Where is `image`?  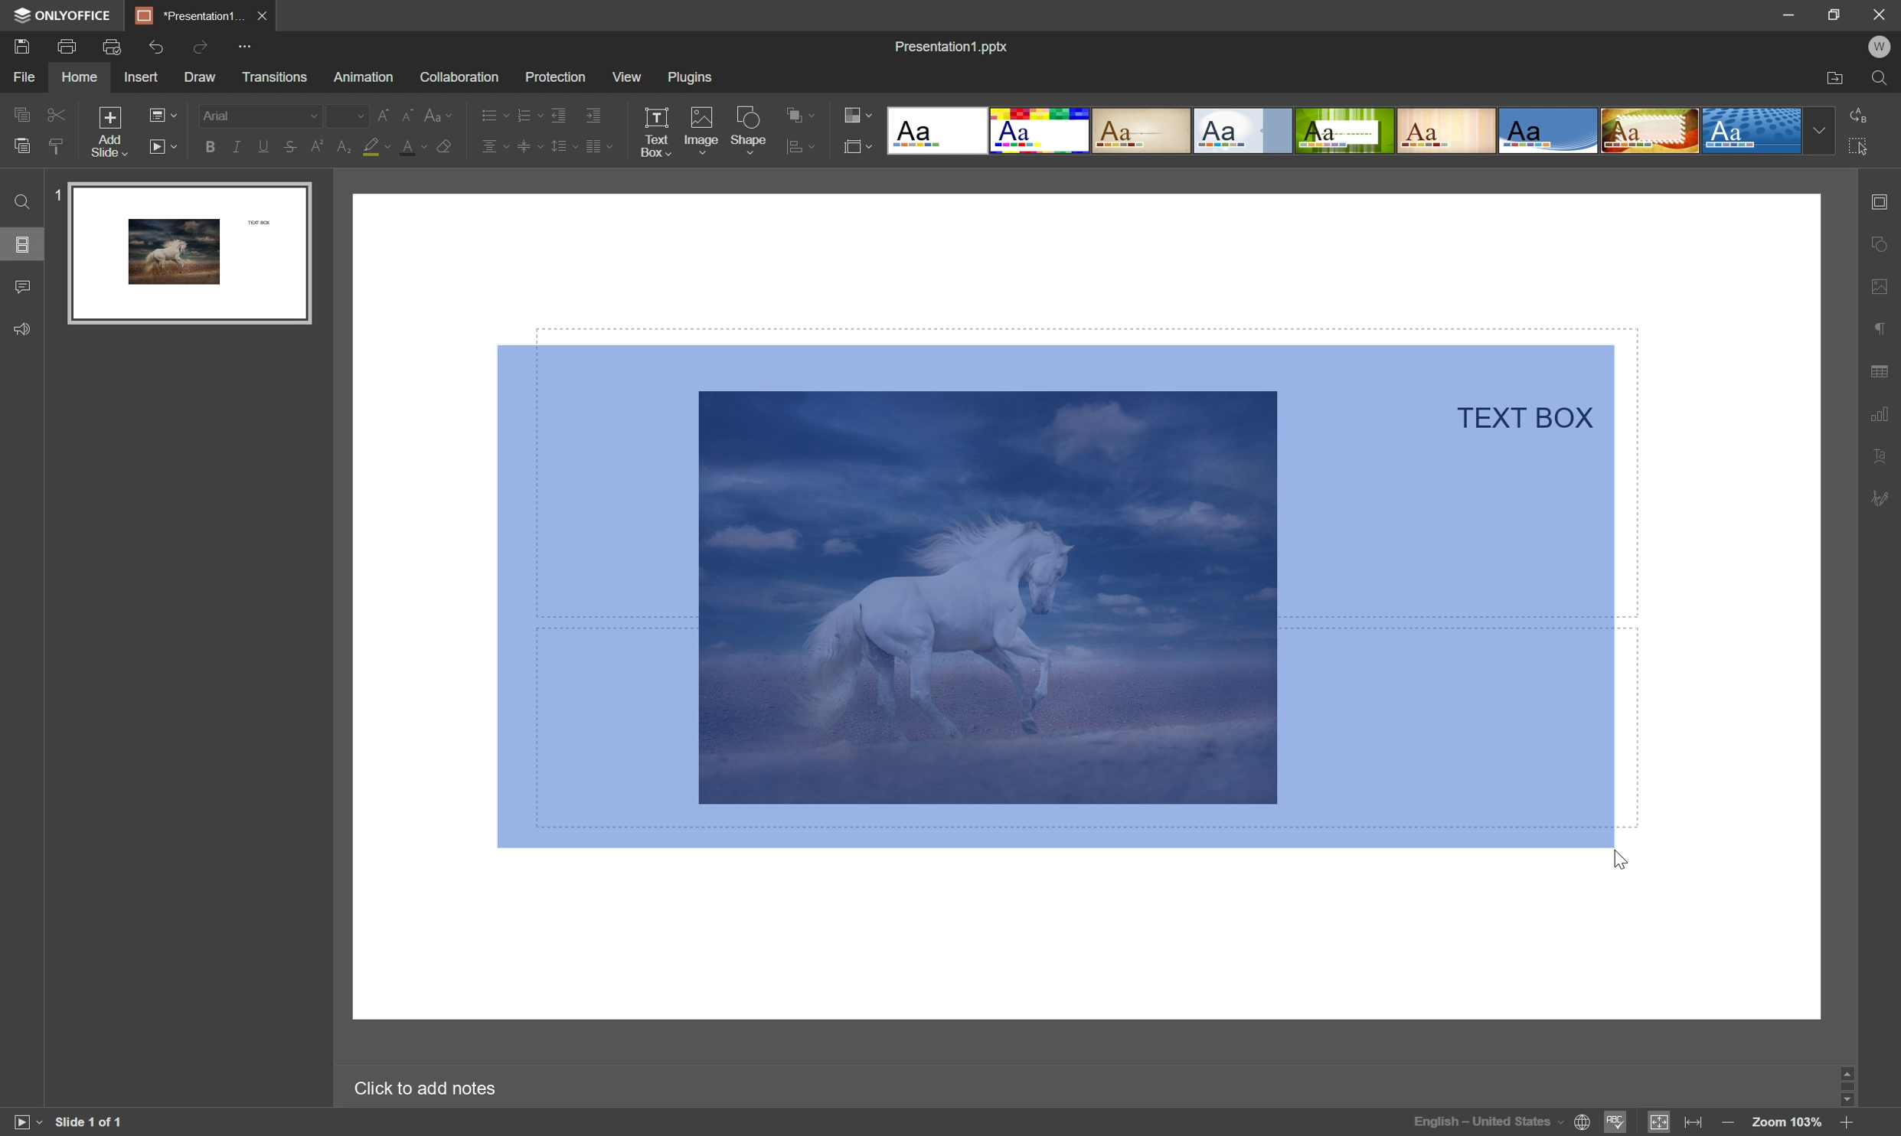
image is located at coordinates (700, 128).